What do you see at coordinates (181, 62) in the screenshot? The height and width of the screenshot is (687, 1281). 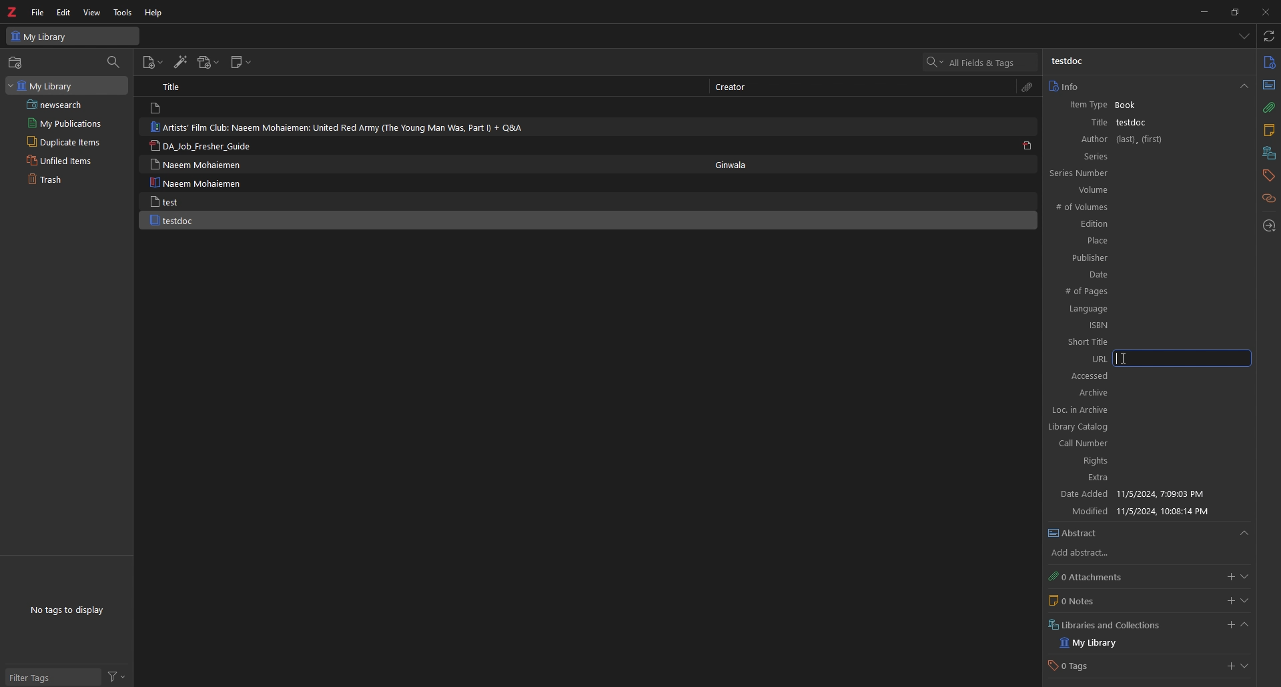 I see `add items by identifier` at bounding box center [181, 62].